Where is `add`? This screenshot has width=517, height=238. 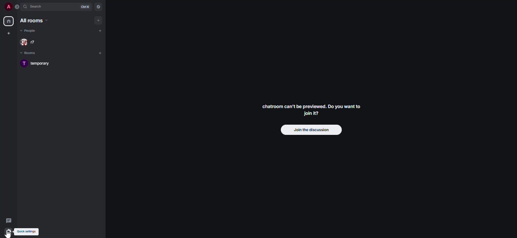 add is located at coordinates (99, 20).